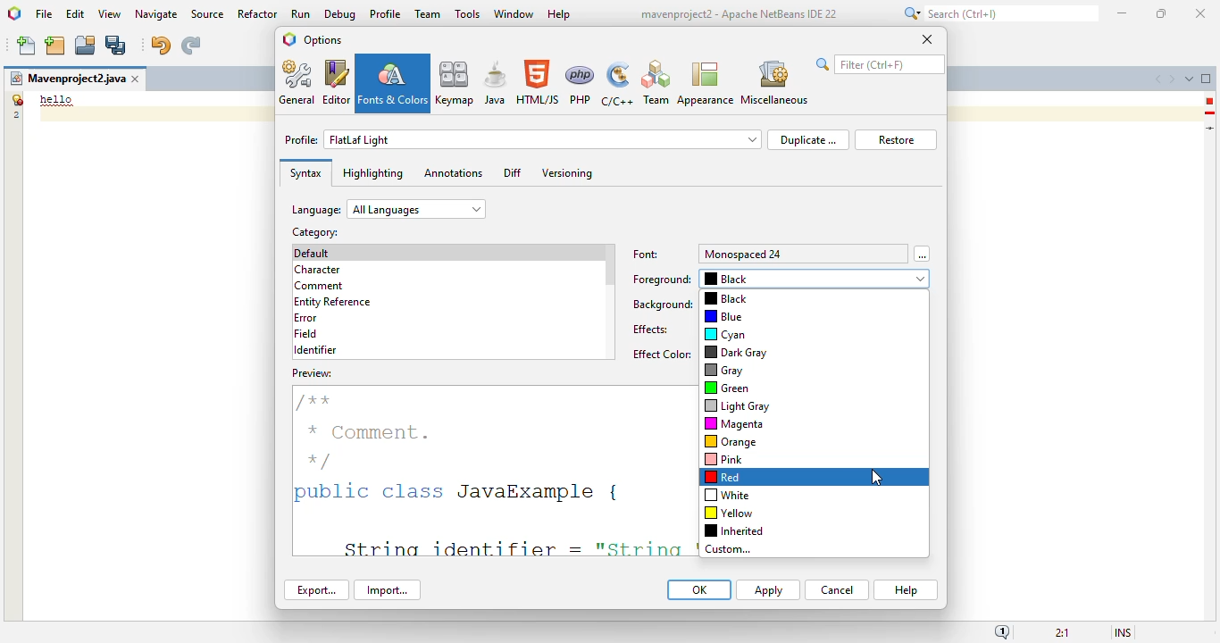  What do you see at coordinates (724, 477) in the screenshot?
I see `red` at bounding box center [724, 477].